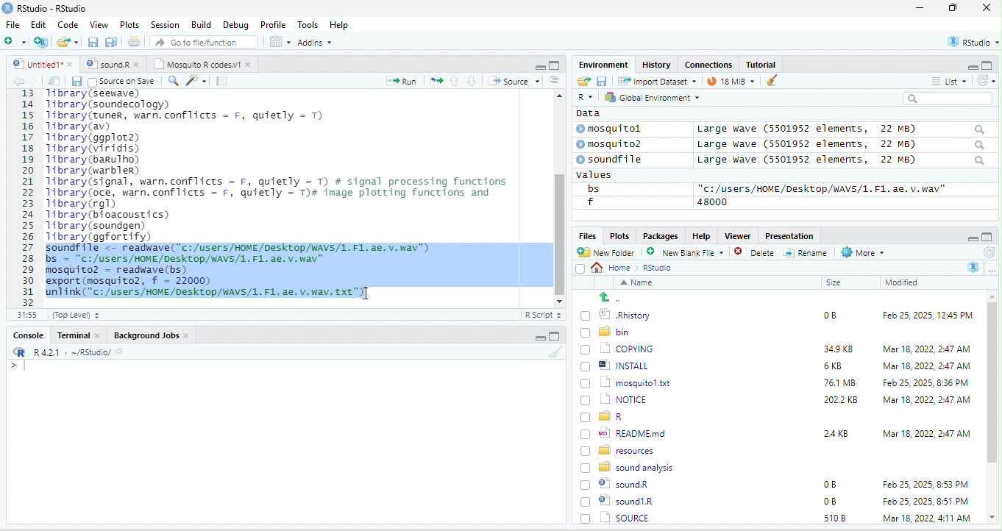  Describe the element at coordinates (655, 80) in the screenshot. I see `# import Dataset` at that location.